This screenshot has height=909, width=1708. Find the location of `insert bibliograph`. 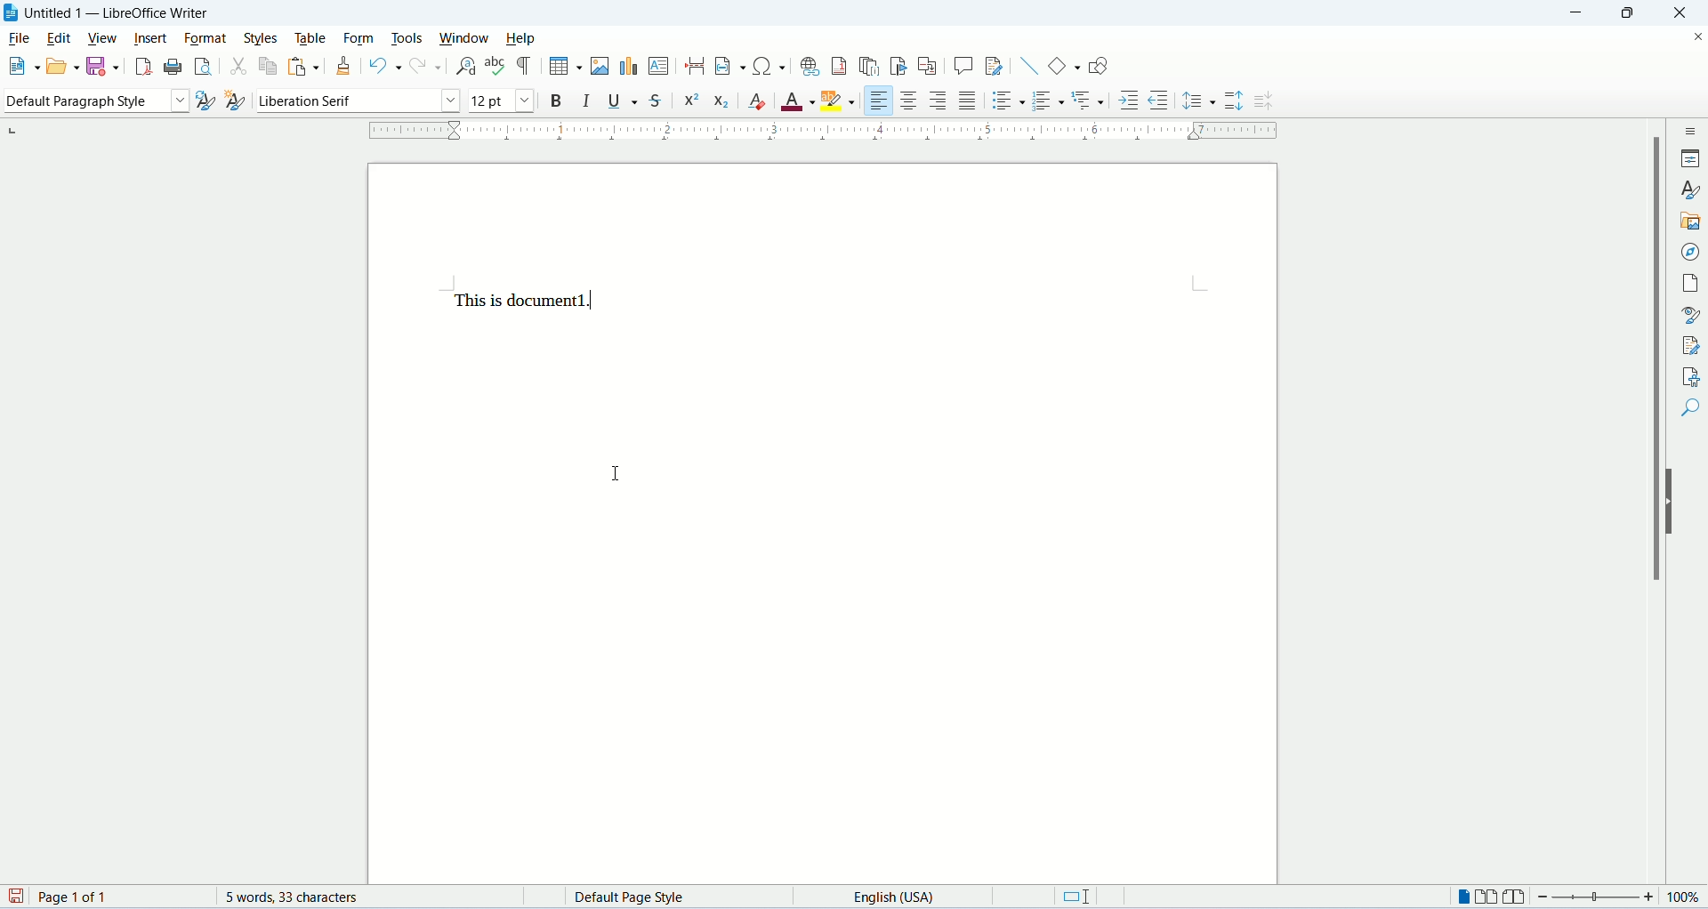

insert bibliograph is located at coordinates (898, 68).